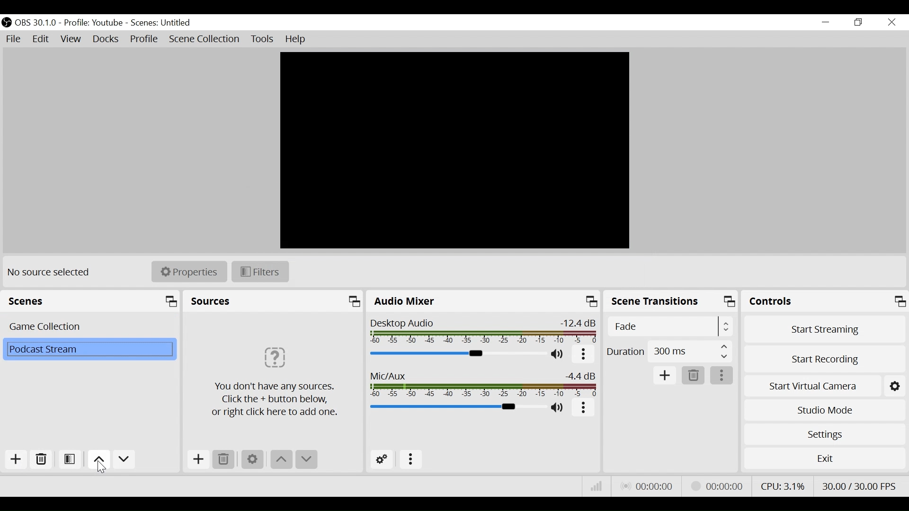 The image size is (909, 511). What do you see at coordinates (456, 407) in the screenshot?
I see `Mic/Aux` at bounding box center [456, 407].